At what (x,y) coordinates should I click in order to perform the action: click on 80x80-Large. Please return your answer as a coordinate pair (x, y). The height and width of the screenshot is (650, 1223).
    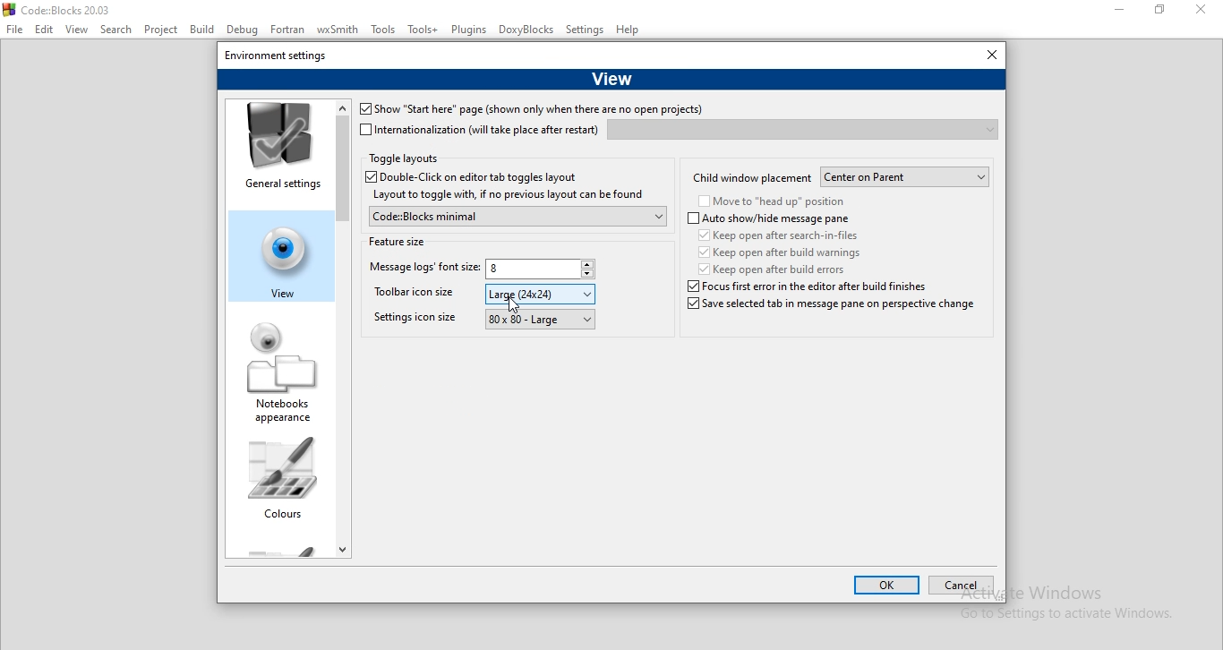
    Looking at the image, I should click on (538, 319).